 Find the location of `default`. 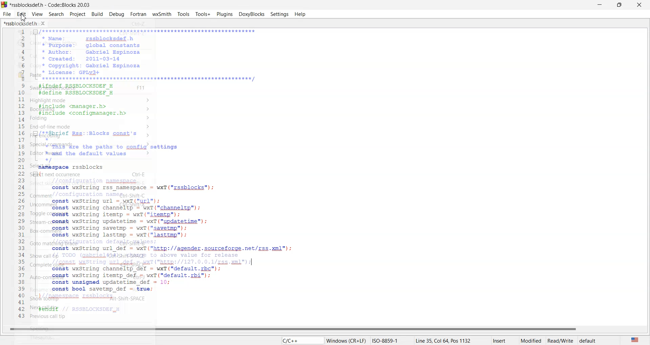

default is located at coordinates (597, 339).